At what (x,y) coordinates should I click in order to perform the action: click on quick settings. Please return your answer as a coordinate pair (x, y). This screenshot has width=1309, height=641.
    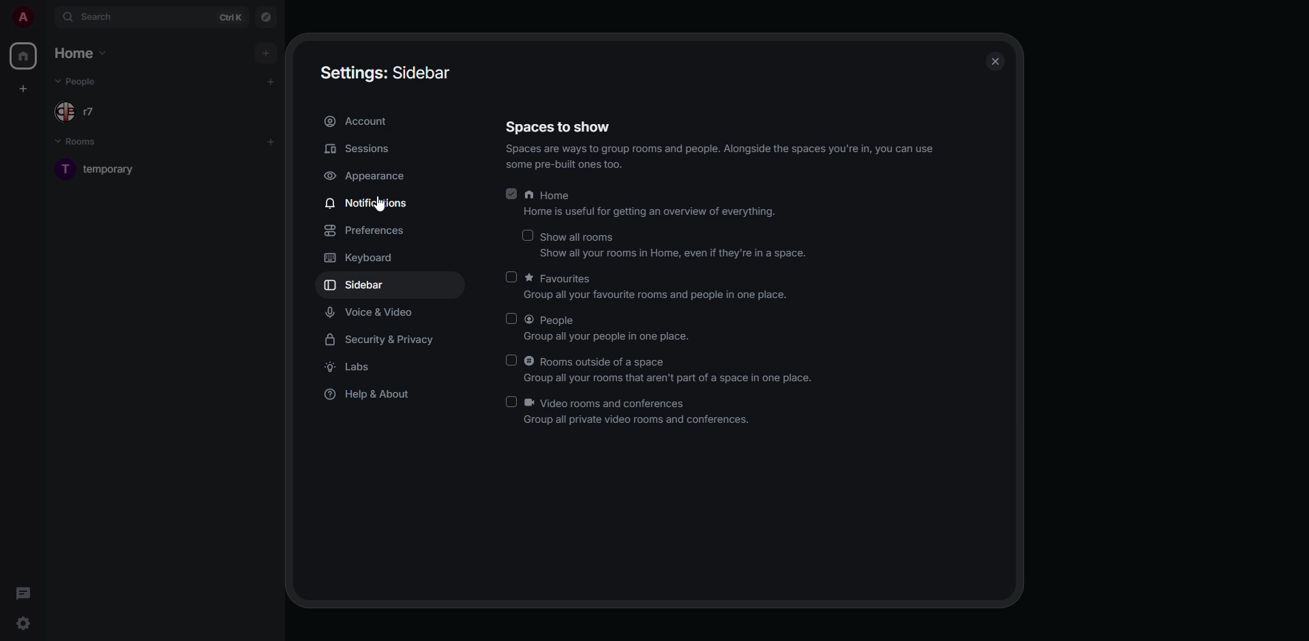
    Looking at the image, I should click on (23, 623).